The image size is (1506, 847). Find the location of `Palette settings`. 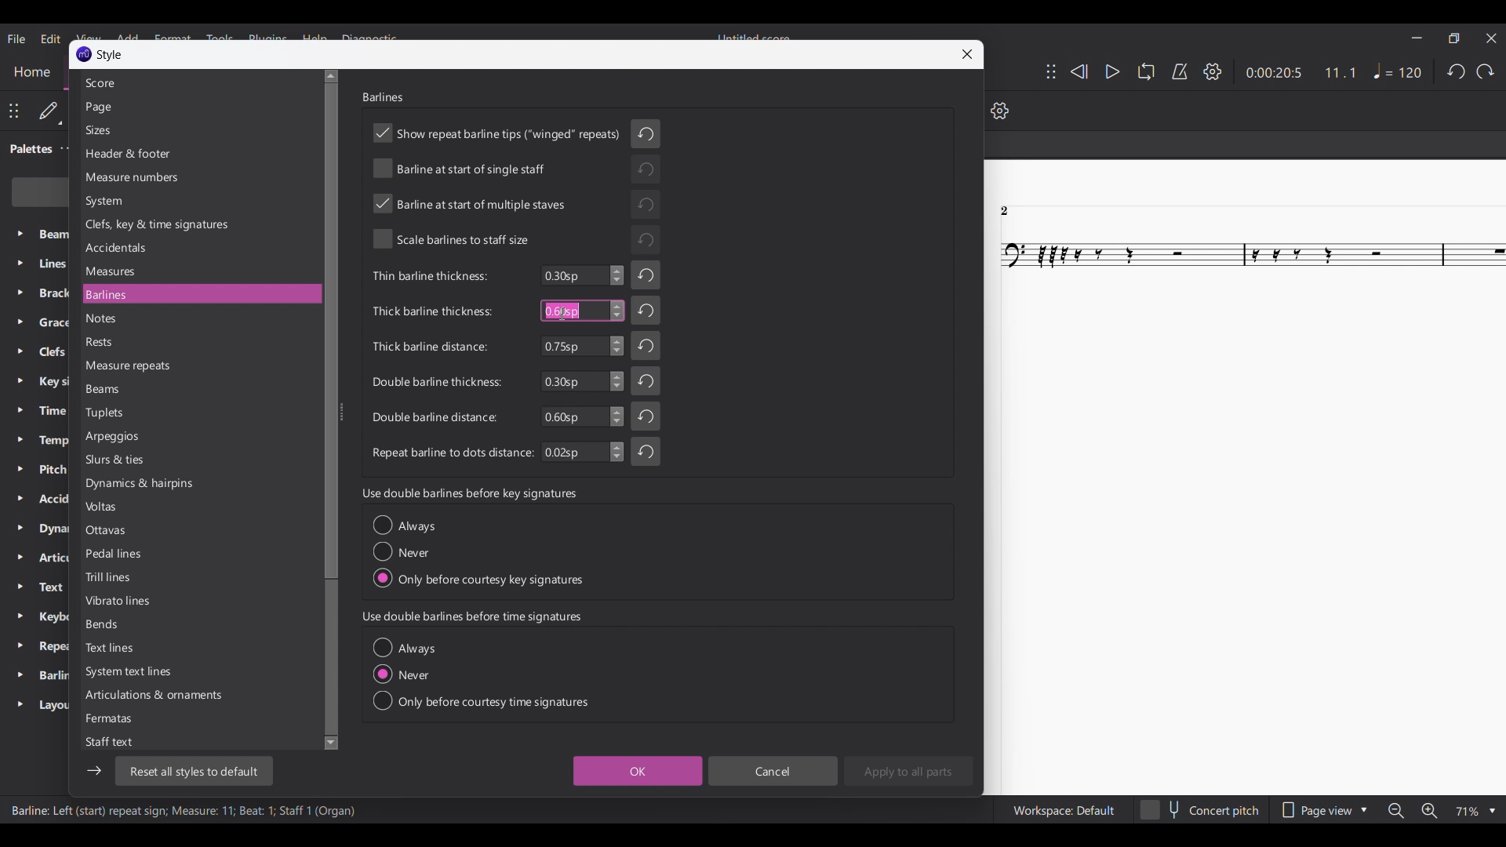

Palette settings is located at coordinates (68, 148).